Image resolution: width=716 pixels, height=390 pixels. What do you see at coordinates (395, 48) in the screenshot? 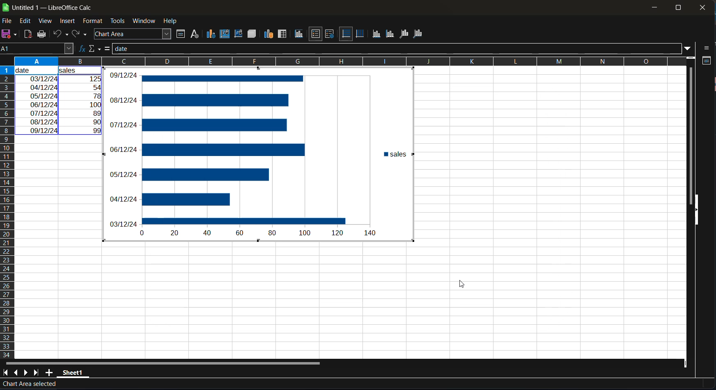
I see `input line` at bounding box center [395, 48].